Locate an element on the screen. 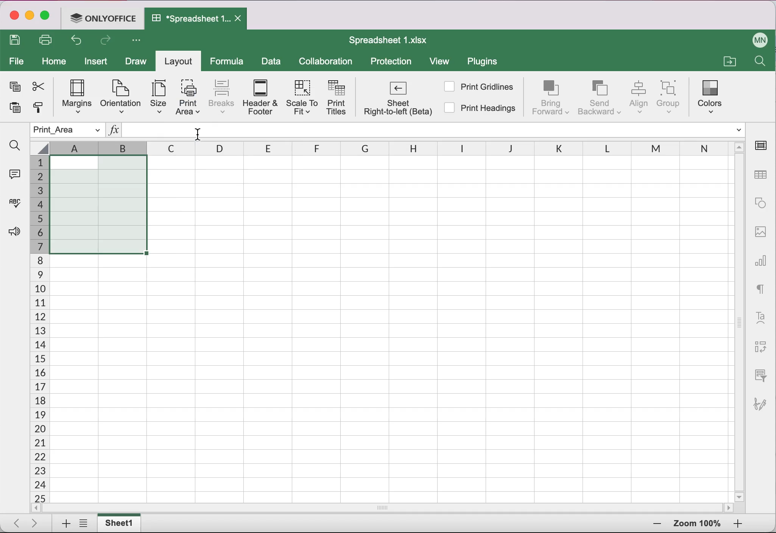 Image resolution: width=776 pixels, height=533 pixels. Sheet right-to-left (Beta) is located at coordinates (397, 100).